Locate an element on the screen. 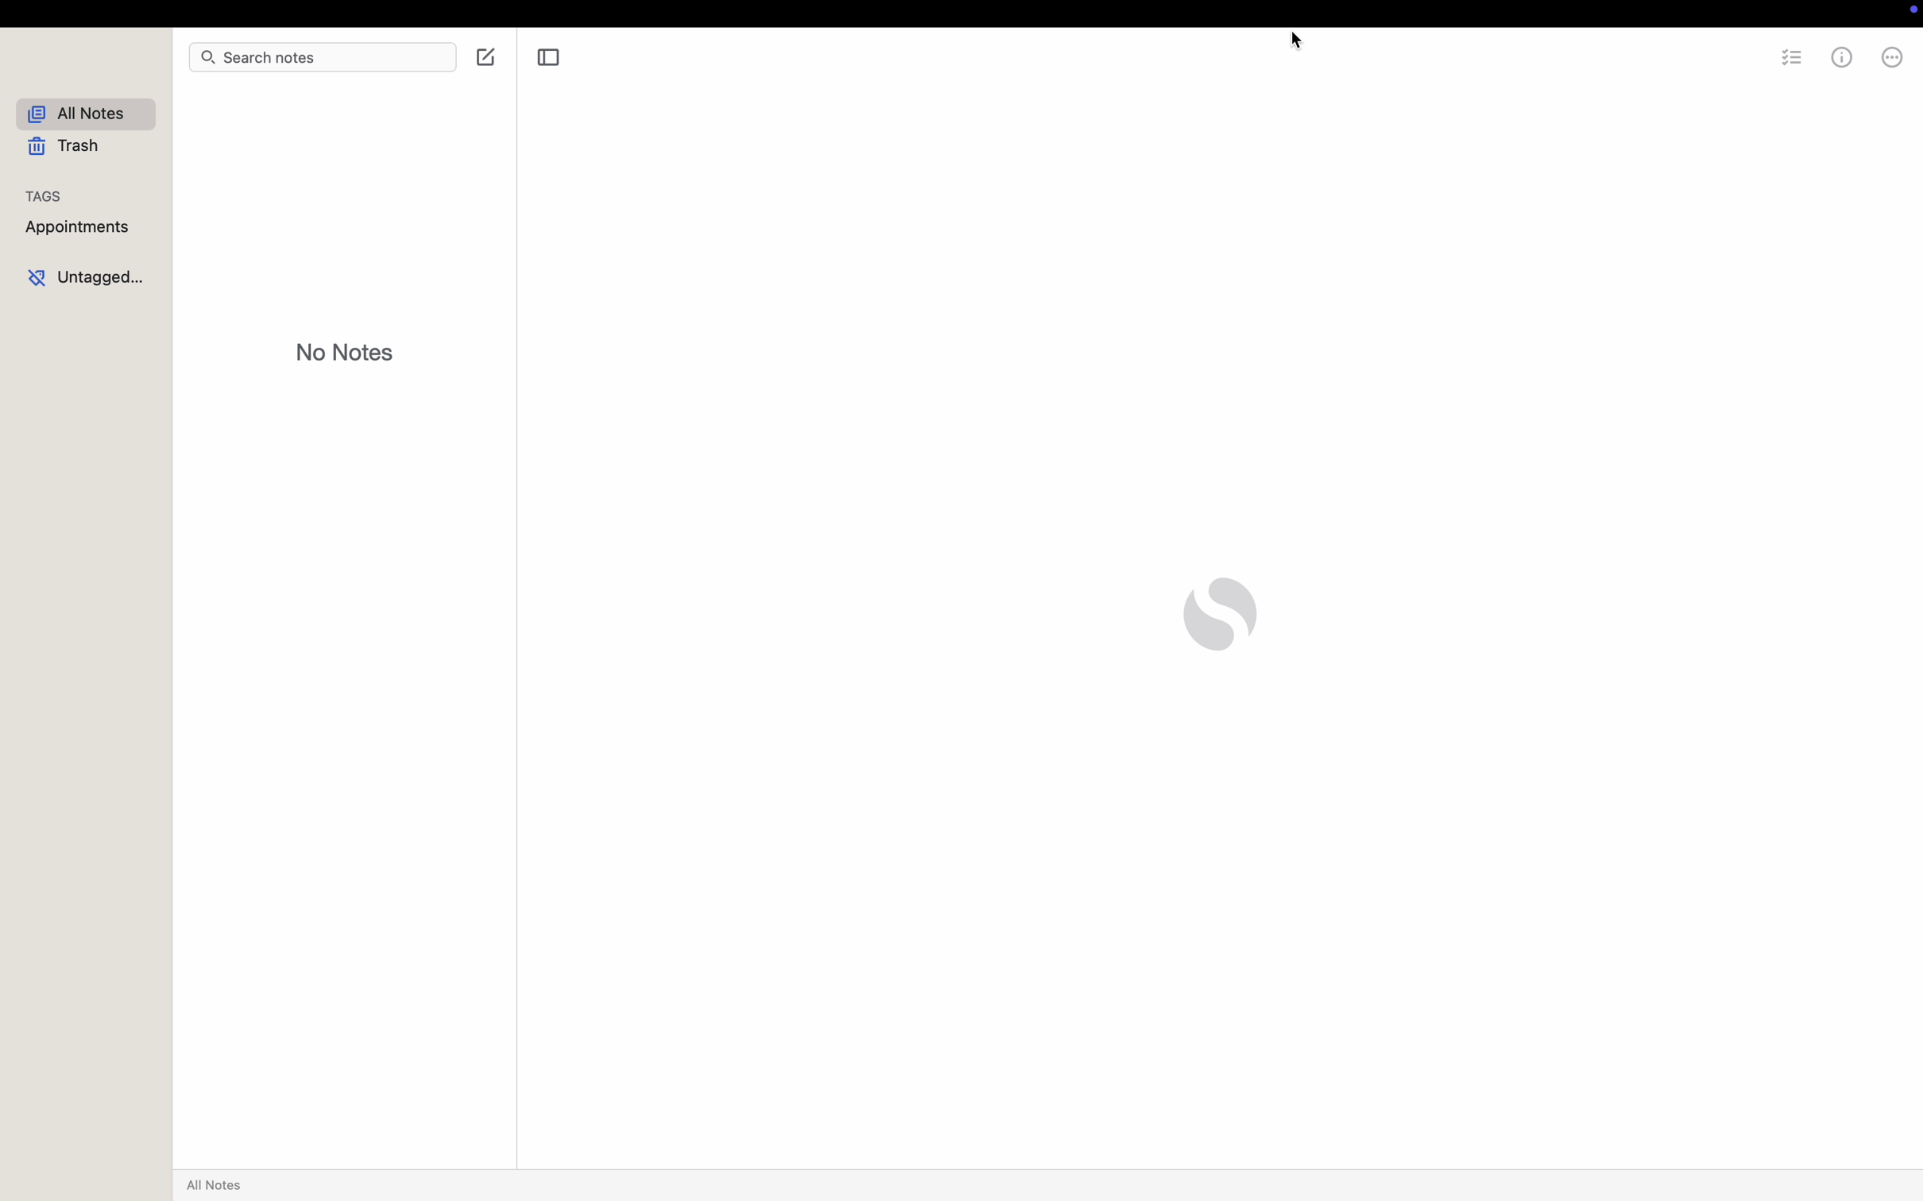  create note is located at coordinates (487, 61).